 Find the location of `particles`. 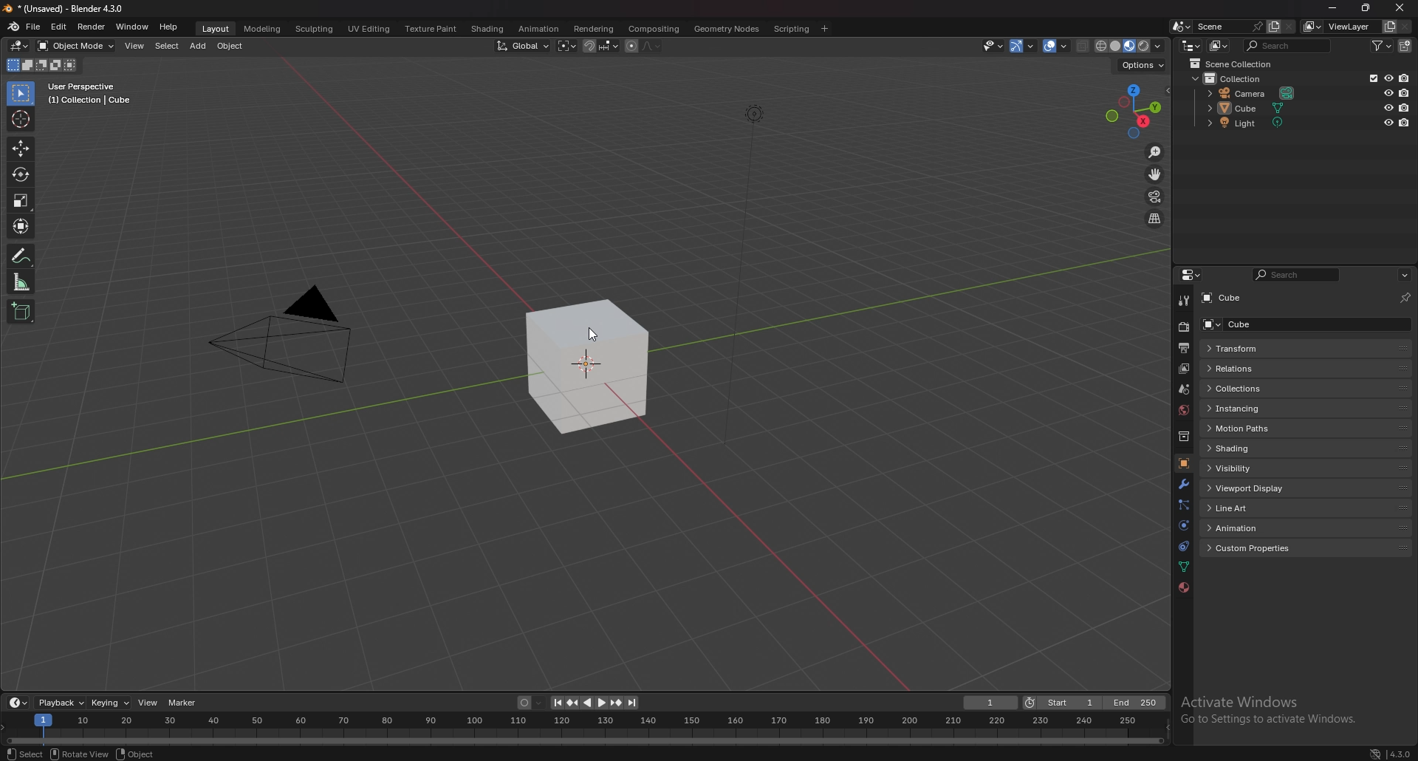

particles is located at coordinates (1182, 504).